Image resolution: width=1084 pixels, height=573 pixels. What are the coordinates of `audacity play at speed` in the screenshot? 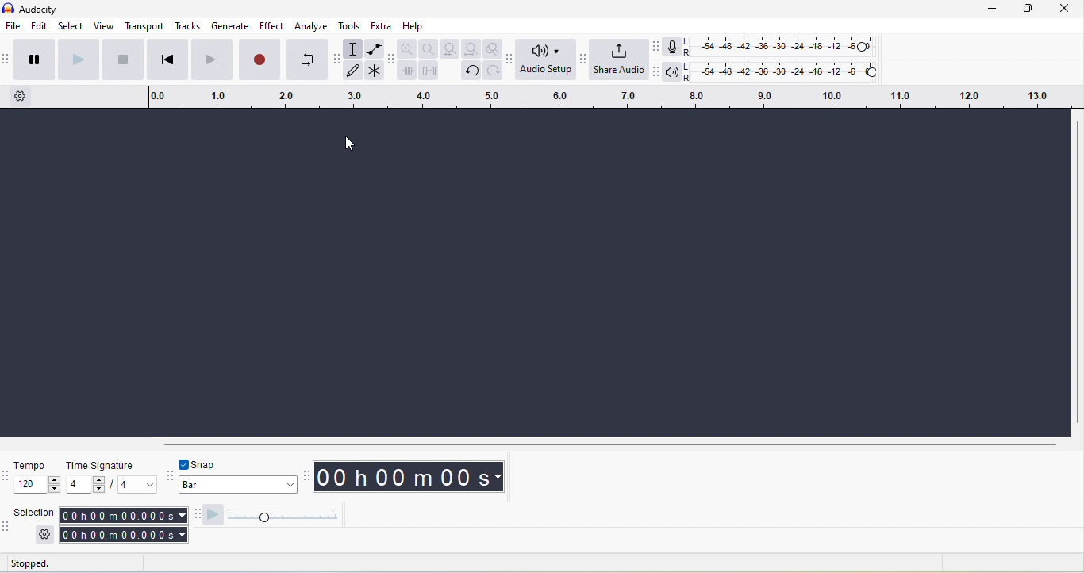 It's located at (198, 513).